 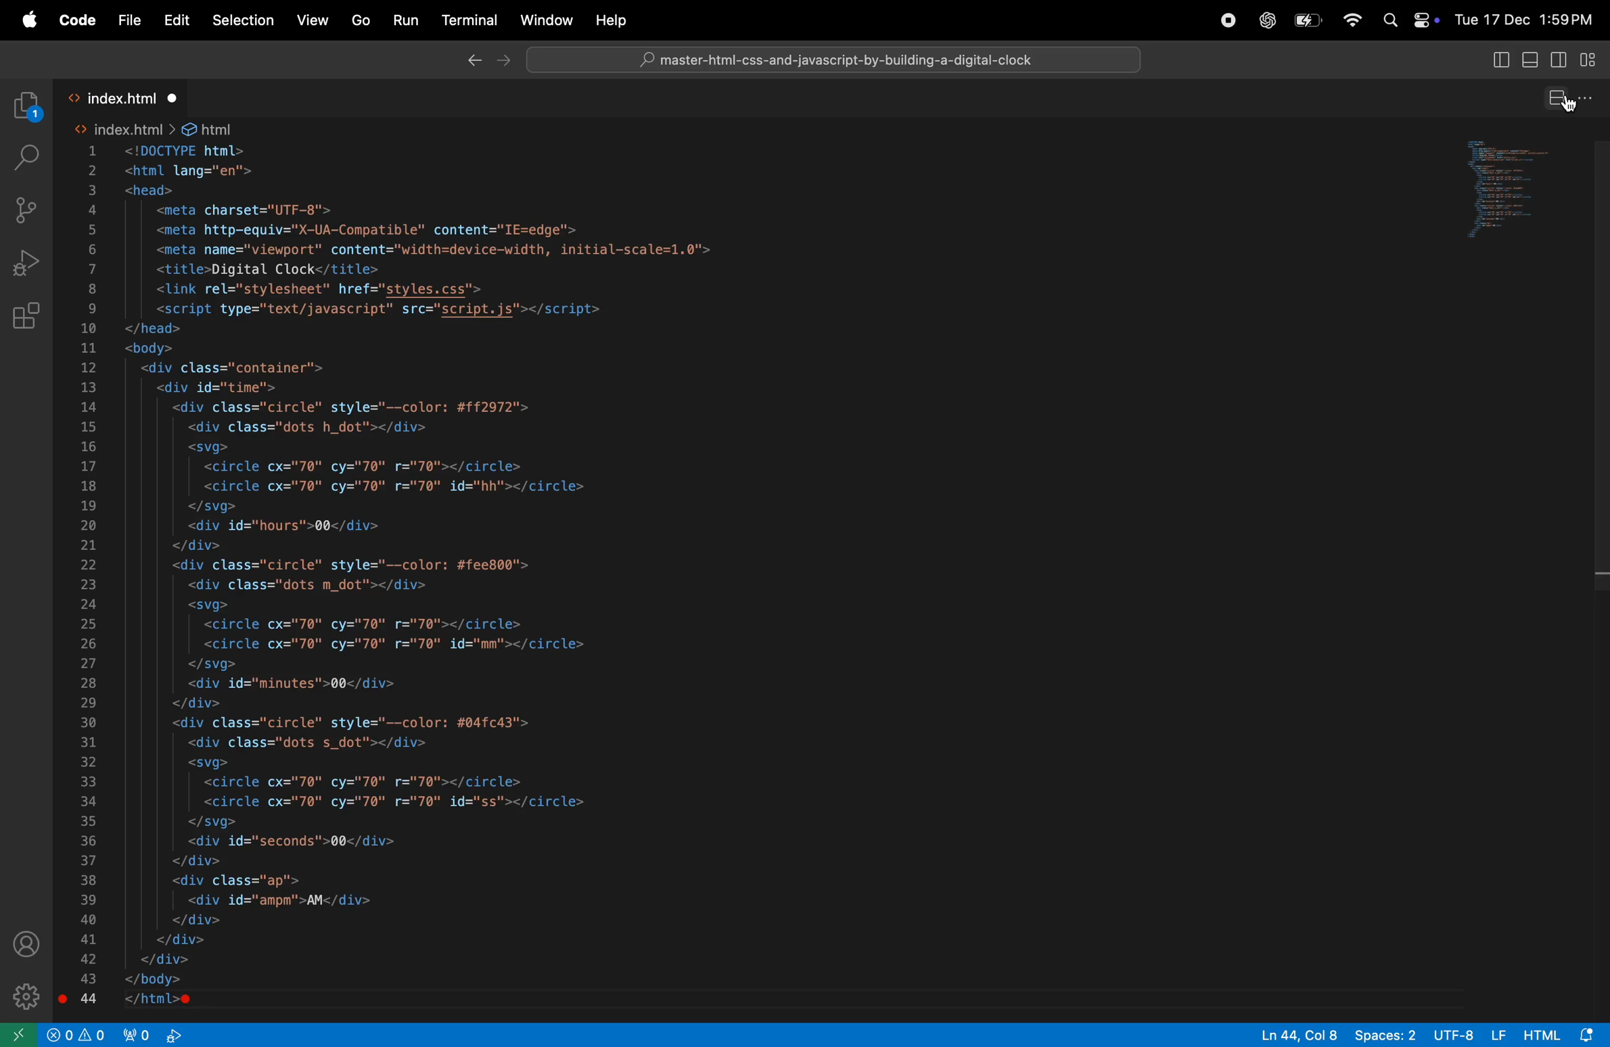 I want to click on toggle primary panel, so click(x=1530, y=62).